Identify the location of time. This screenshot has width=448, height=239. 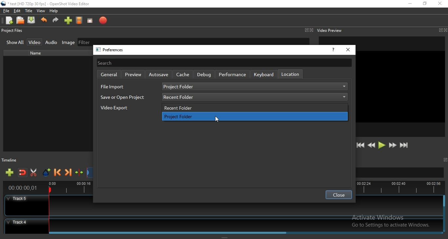
(21, 188).